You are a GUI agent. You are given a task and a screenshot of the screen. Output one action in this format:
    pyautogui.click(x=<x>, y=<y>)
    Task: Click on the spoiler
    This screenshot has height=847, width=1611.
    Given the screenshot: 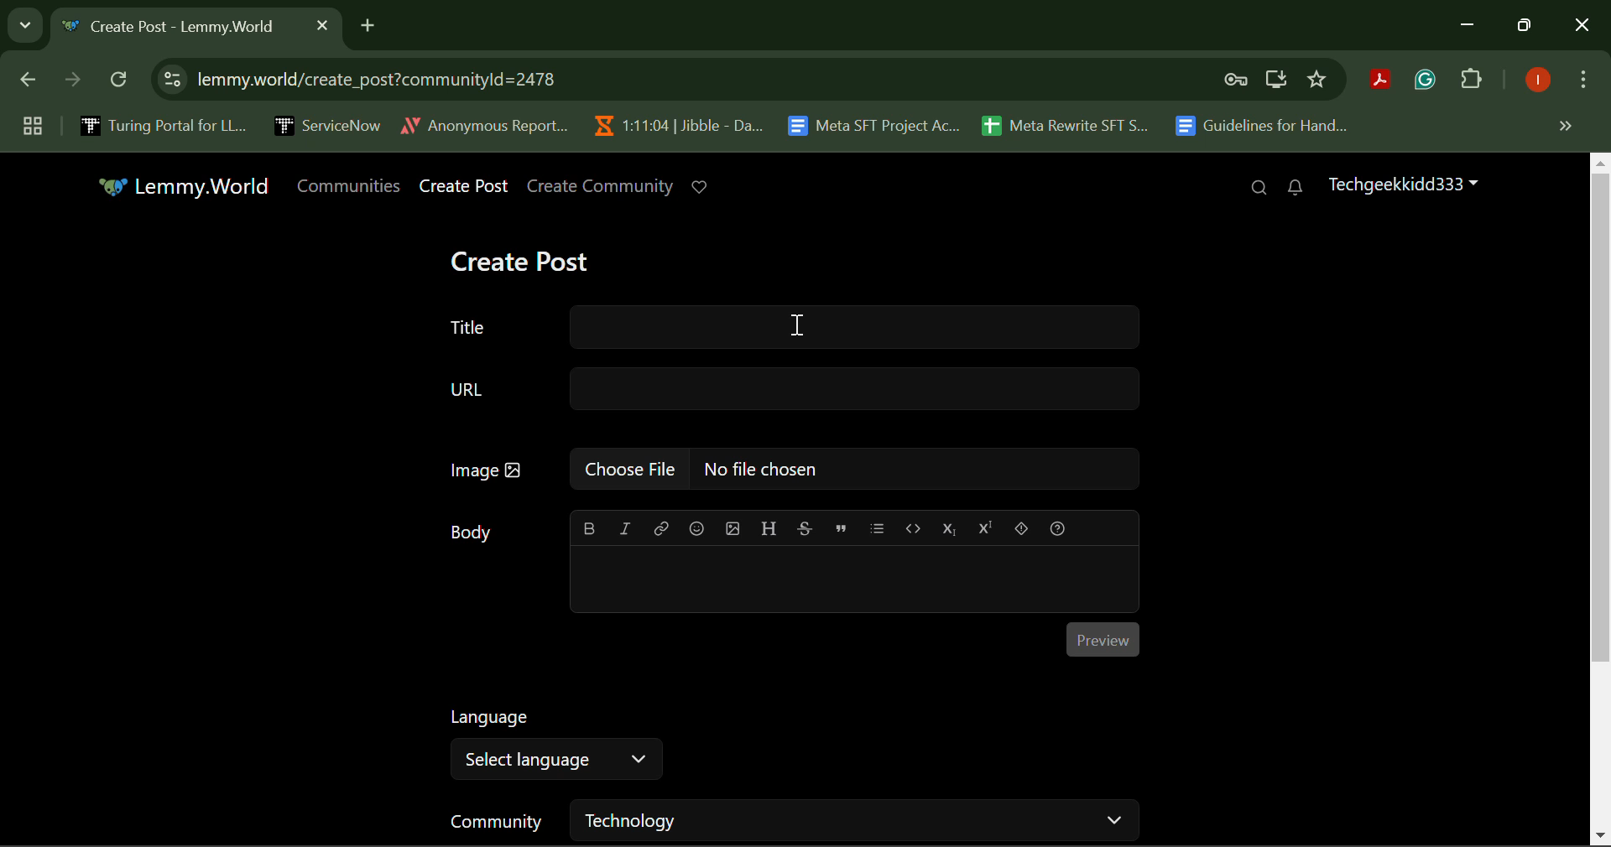 What is the action you would take?
    pyautogui.click(x=1022, y=528)
    